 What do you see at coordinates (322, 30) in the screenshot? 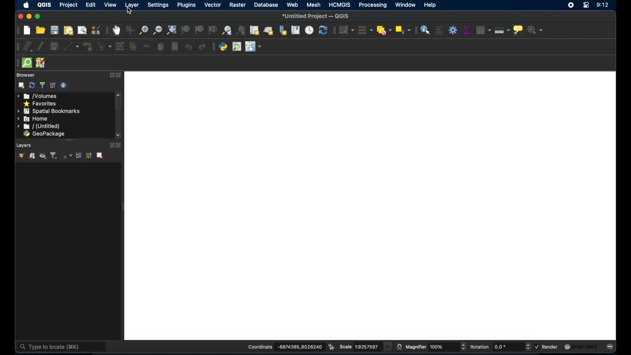
I see `refresh` at bounding box center [322, 30].